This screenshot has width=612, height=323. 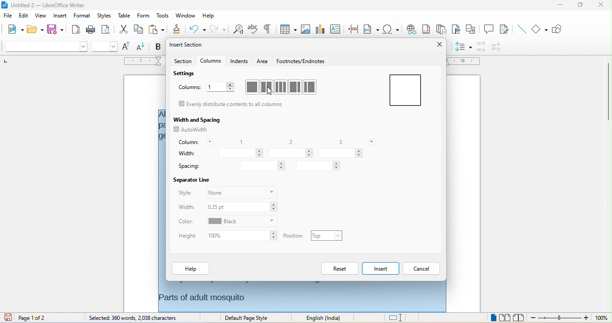 What do you see at coordinates (412, 30) in the screenshot?
I see `hyperlink` at bounding box center [412, 30].